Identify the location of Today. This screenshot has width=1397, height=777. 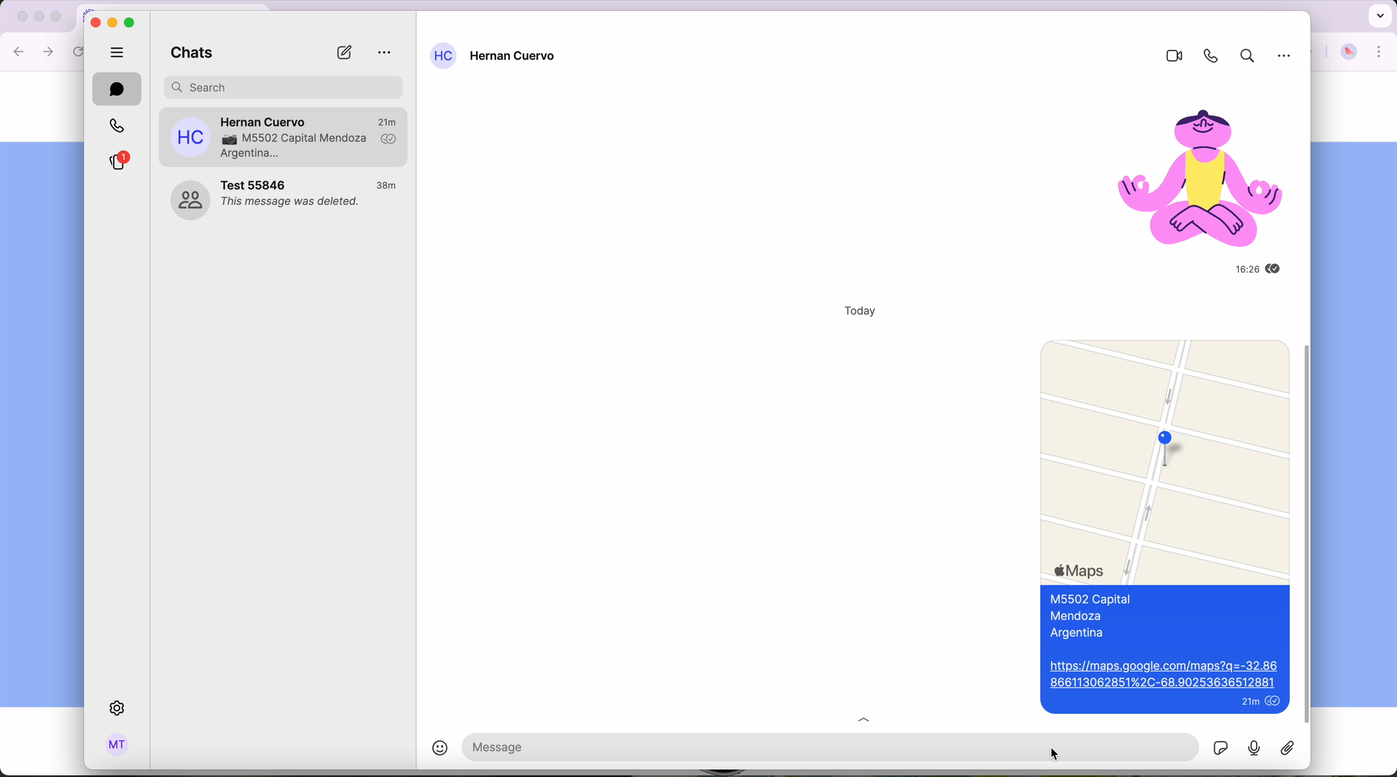
(853, 311).